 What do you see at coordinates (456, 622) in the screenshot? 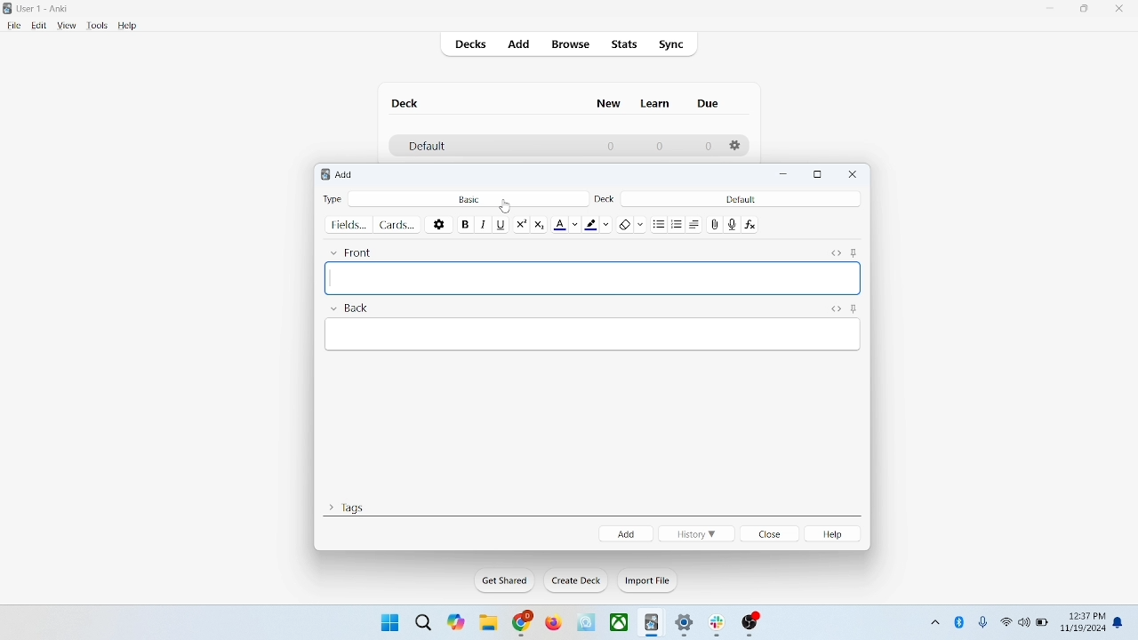
I see `themes` at bounding box center [456, 622].